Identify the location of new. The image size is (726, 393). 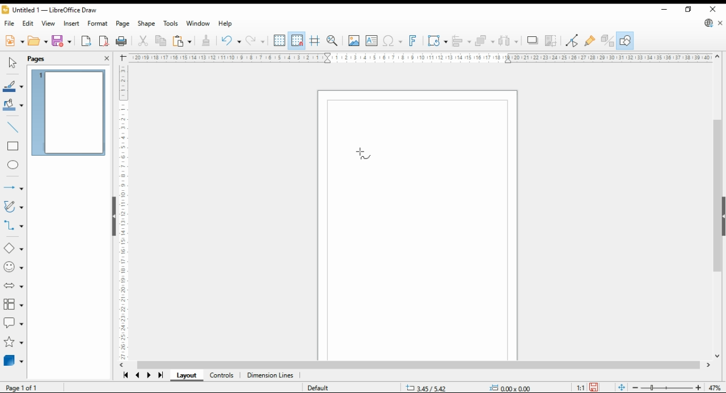
(14, 41).